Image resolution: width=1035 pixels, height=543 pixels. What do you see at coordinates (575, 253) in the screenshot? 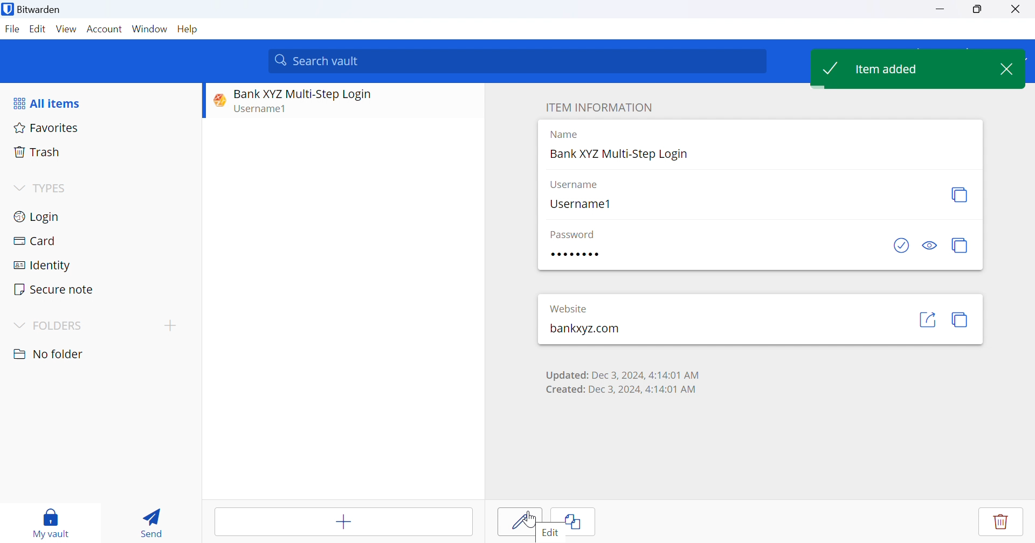
I see `Password` at bounding box center [575, 253].